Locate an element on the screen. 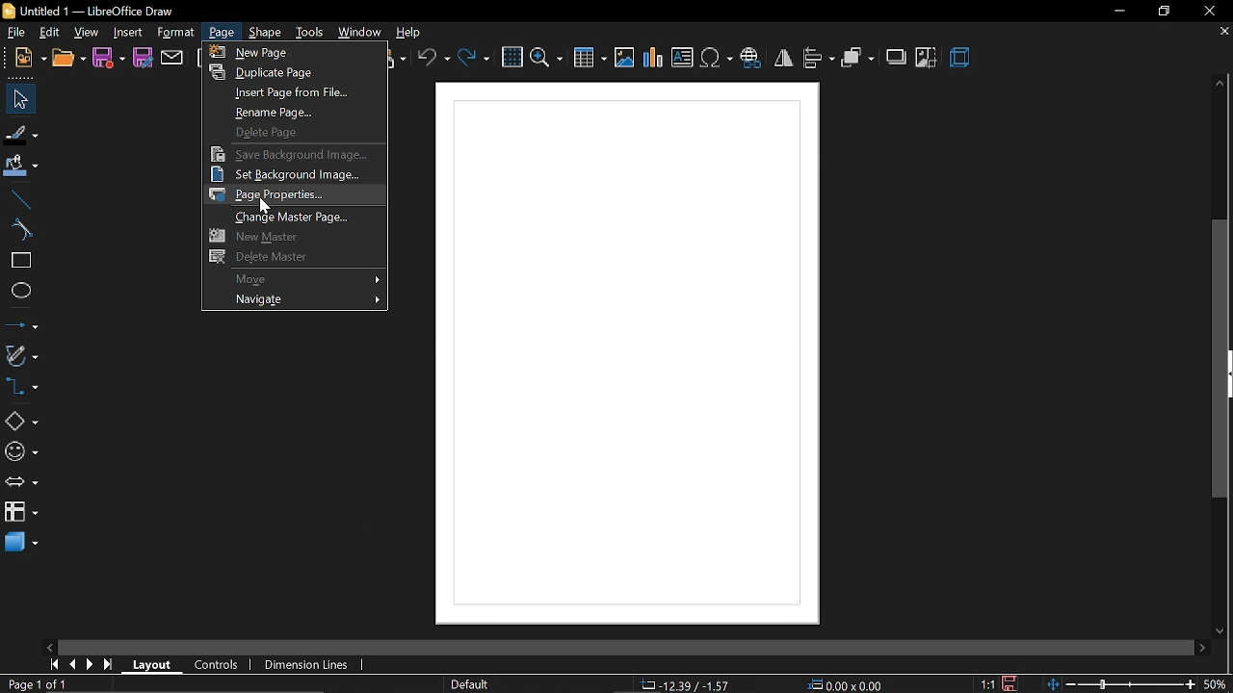  zoom is located at coordinates (546, 58).